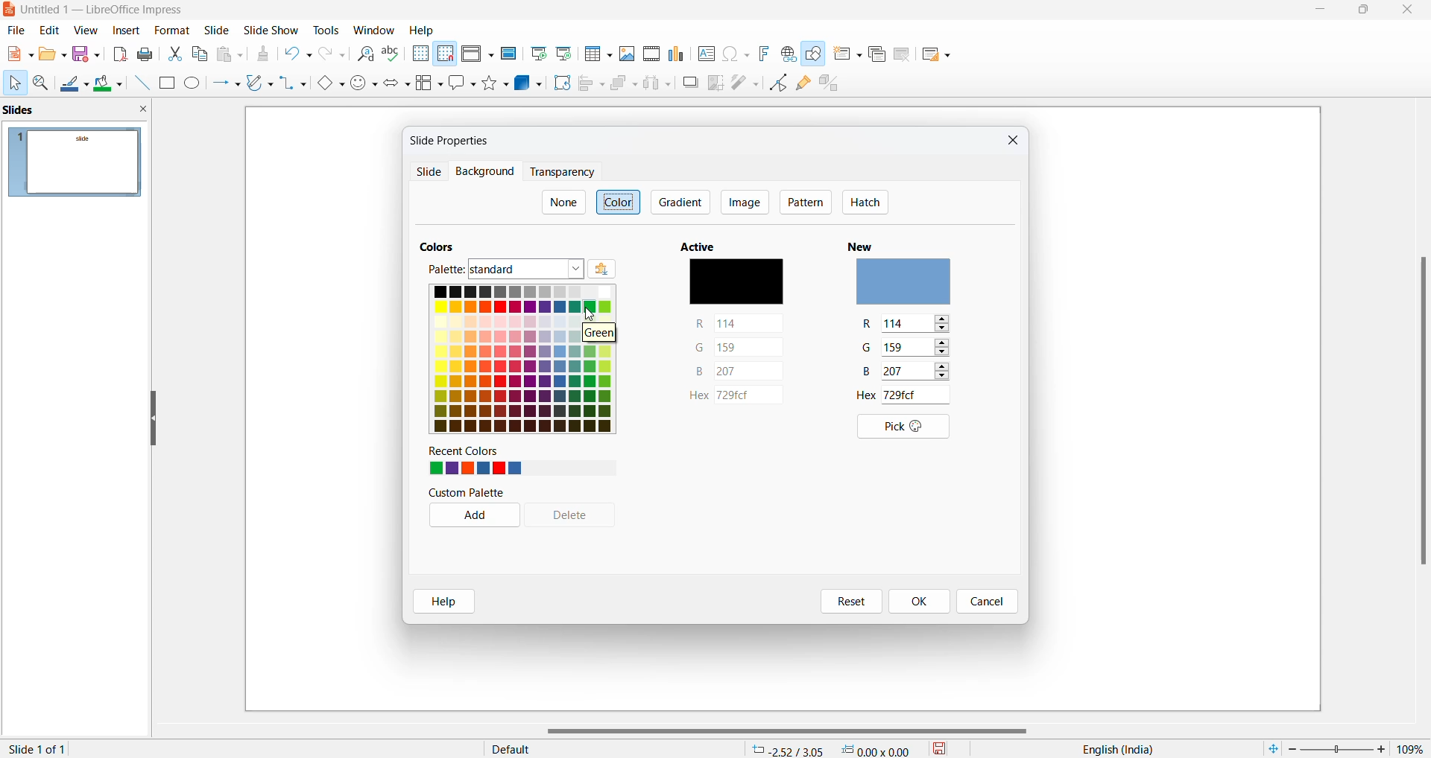 This screenshot has width=1431, height=758. What do you see at coordinates (497, 83) in the screenshot?
I see `shapes` at bounding box center [497, 83].